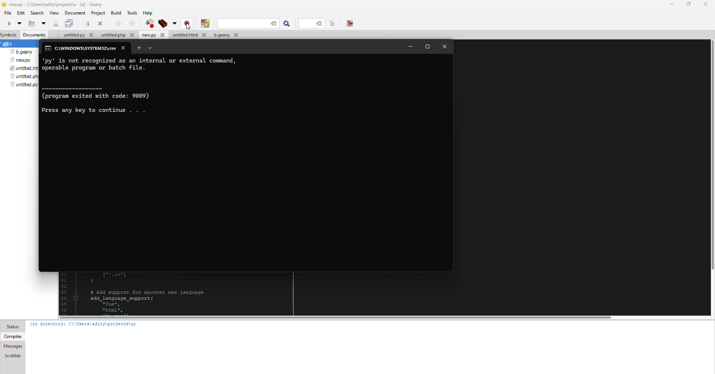  Describe the element at coordinates (445, 46) in the screenshot. I see `close` at that location.